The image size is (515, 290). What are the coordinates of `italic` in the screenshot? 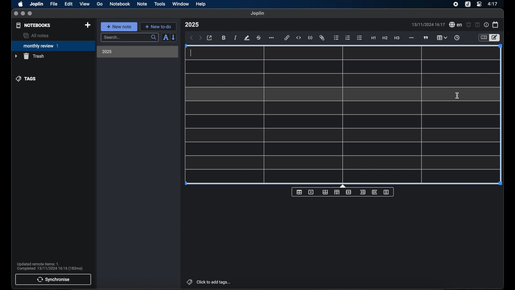 It's located at (236, 38).